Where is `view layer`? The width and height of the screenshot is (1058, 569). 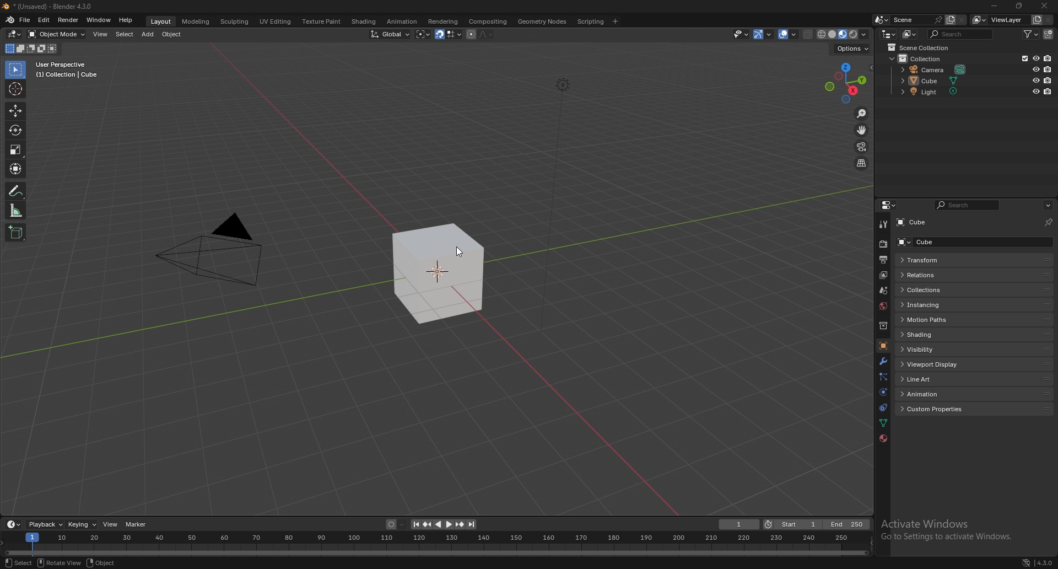
view layer is located at coordinates (1001, 20).